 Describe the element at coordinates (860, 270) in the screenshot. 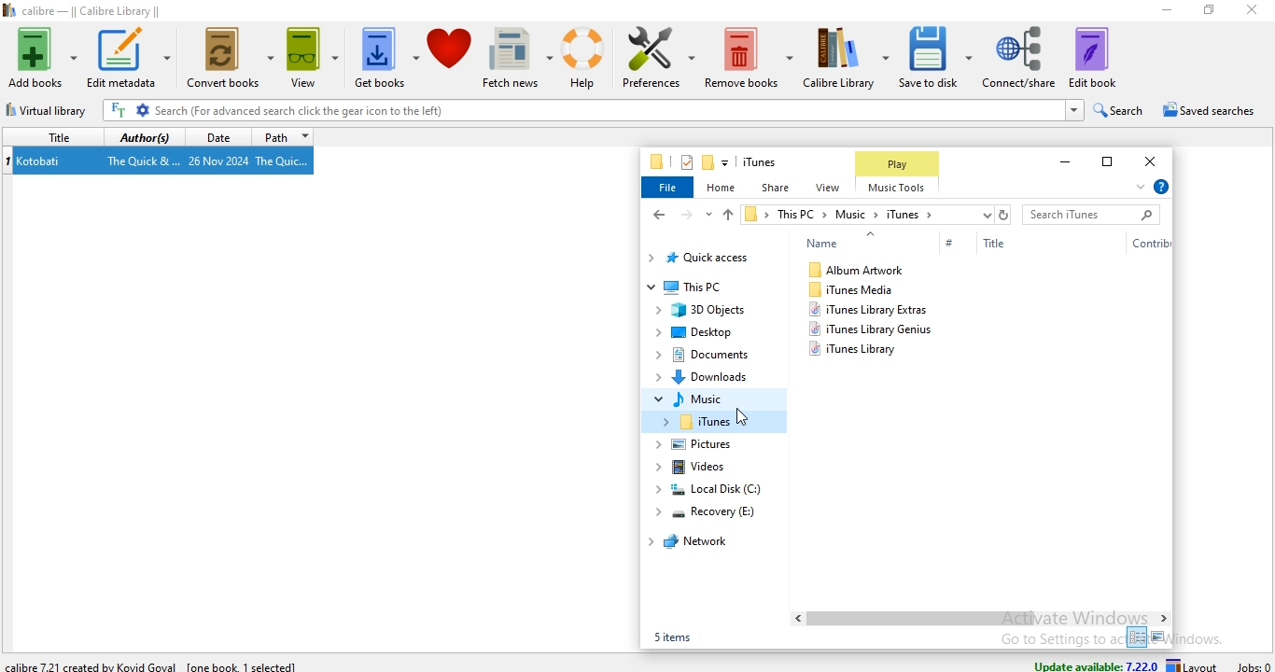

I see `album artwork` at that location.